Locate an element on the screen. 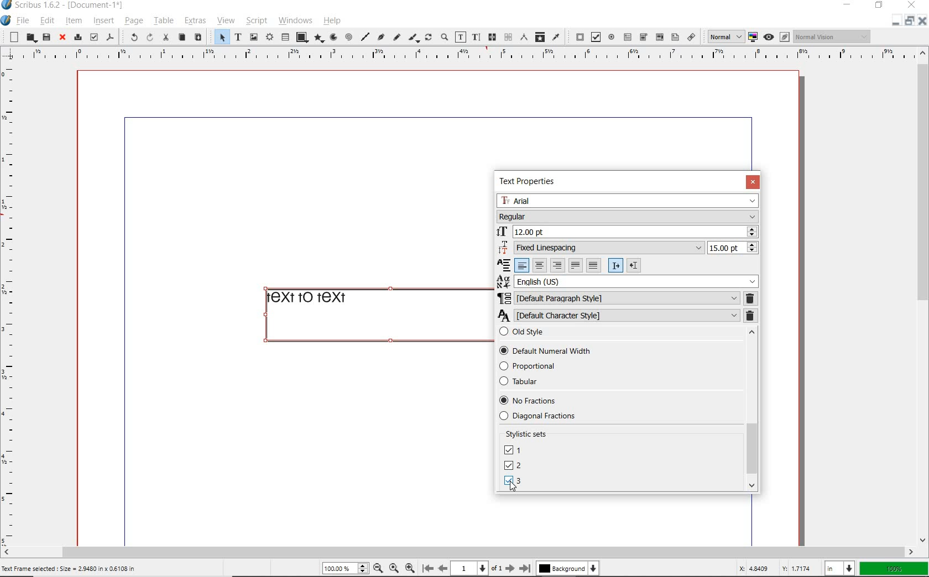 The image size is (929, 577). scrollbar is located at coordinates (922, 296).